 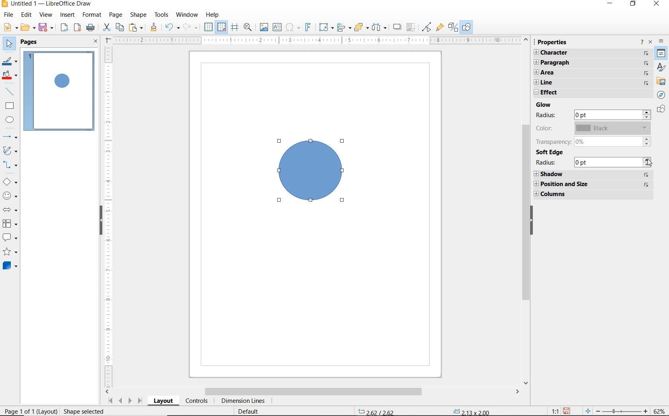 I want to click on CONTROLS, so click(x=198, y=401).